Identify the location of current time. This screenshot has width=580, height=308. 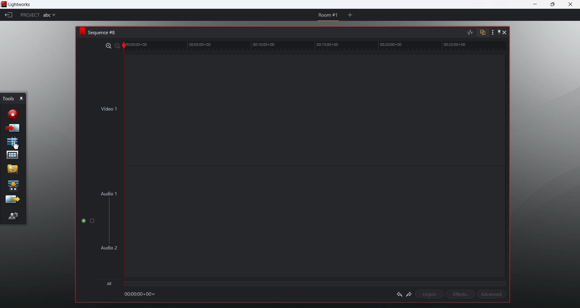
(142, 294).